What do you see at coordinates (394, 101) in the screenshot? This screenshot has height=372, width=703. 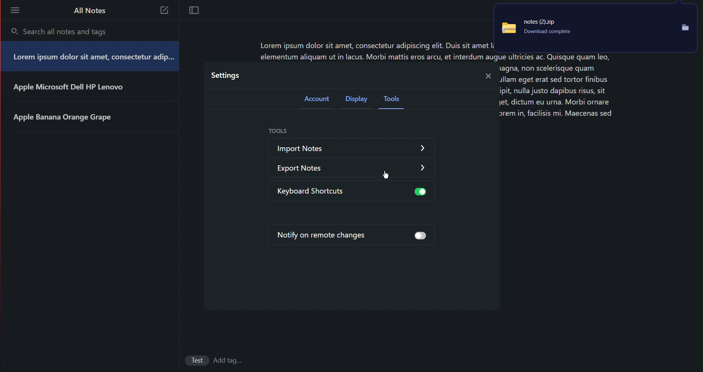 I see `Tools` at bounding box center [394, 101].